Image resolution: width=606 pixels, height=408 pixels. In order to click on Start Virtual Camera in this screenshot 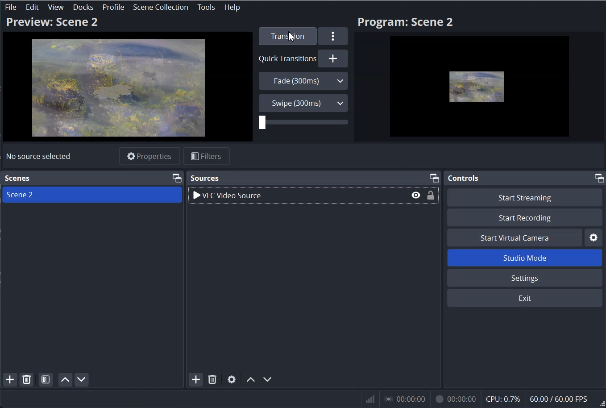, I will do `click(514, 237)`.